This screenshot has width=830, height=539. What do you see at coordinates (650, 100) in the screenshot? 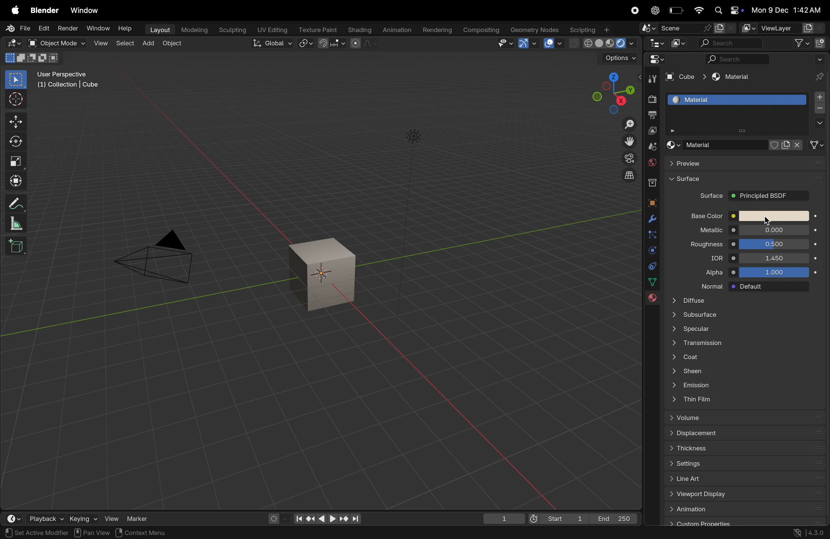
I see `render` at bounding box center [650, 100].